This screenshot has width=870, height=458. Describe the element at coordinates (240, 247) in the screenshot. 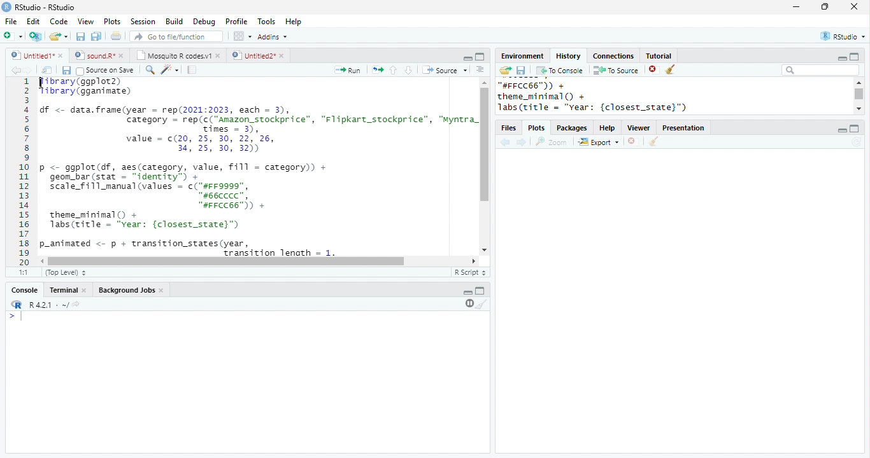

I see `p-animated <- p + transition_states(year,Trancition length = 1.` at that location.